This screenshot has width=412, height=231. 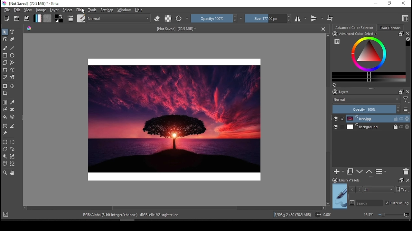 What do you see at coordinates (36, 4) in the screenshot?
I see `icon and file name` at bounding box center [36, 4].